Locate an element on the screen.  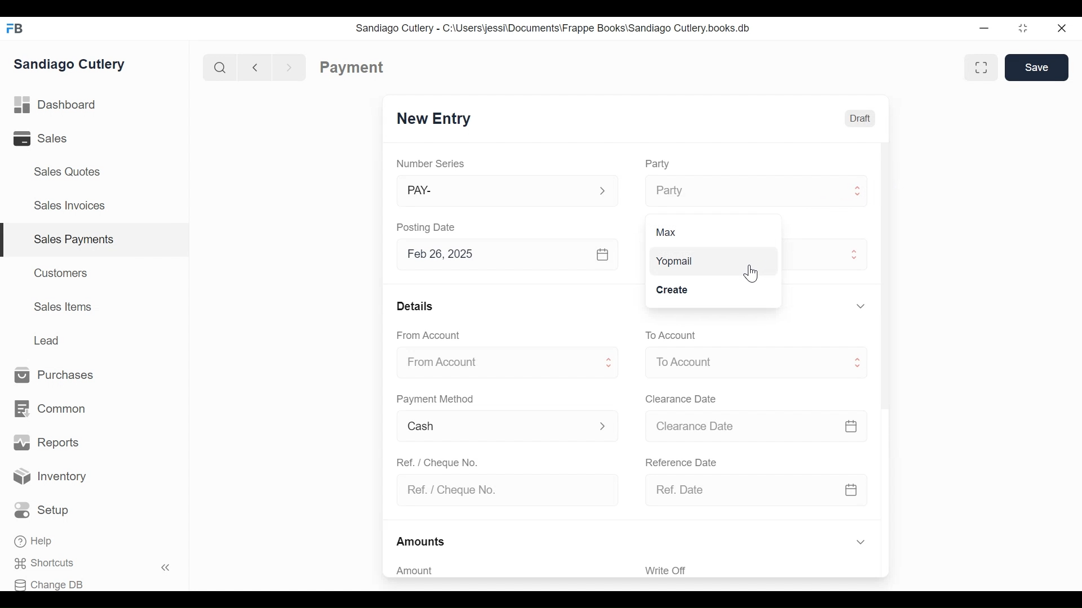
To Account is located at coordinates (670, 336).